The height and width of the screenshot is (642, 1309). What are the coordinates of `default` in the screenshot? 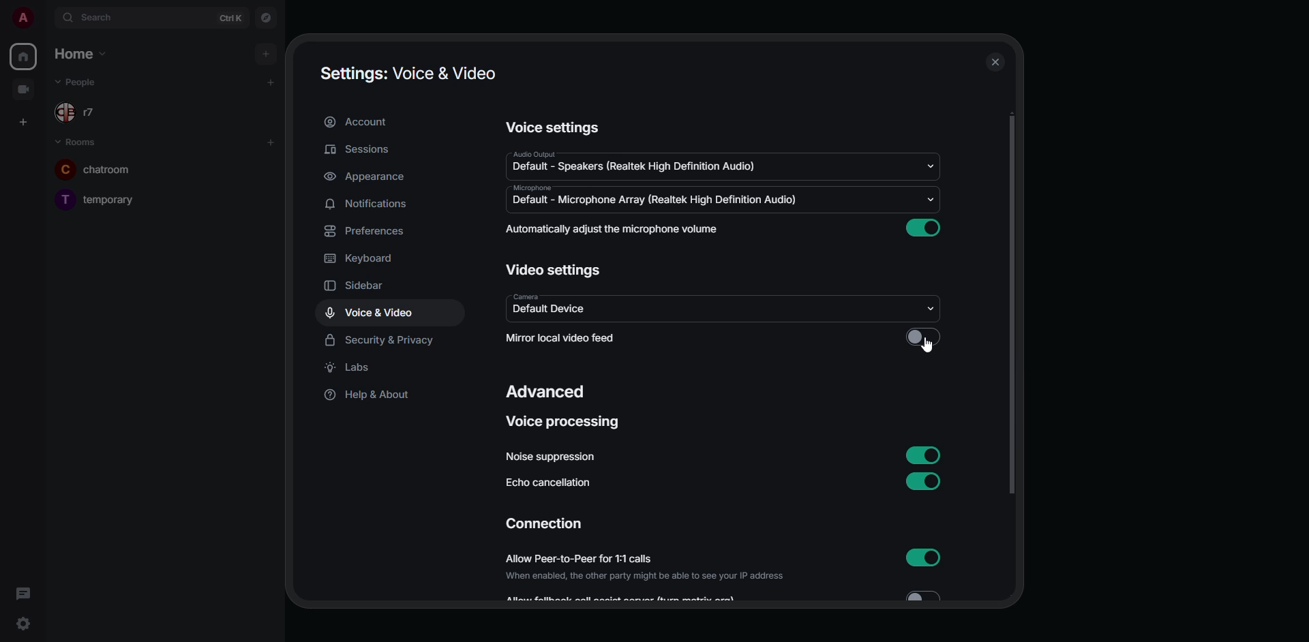 It's located at (632, 169).